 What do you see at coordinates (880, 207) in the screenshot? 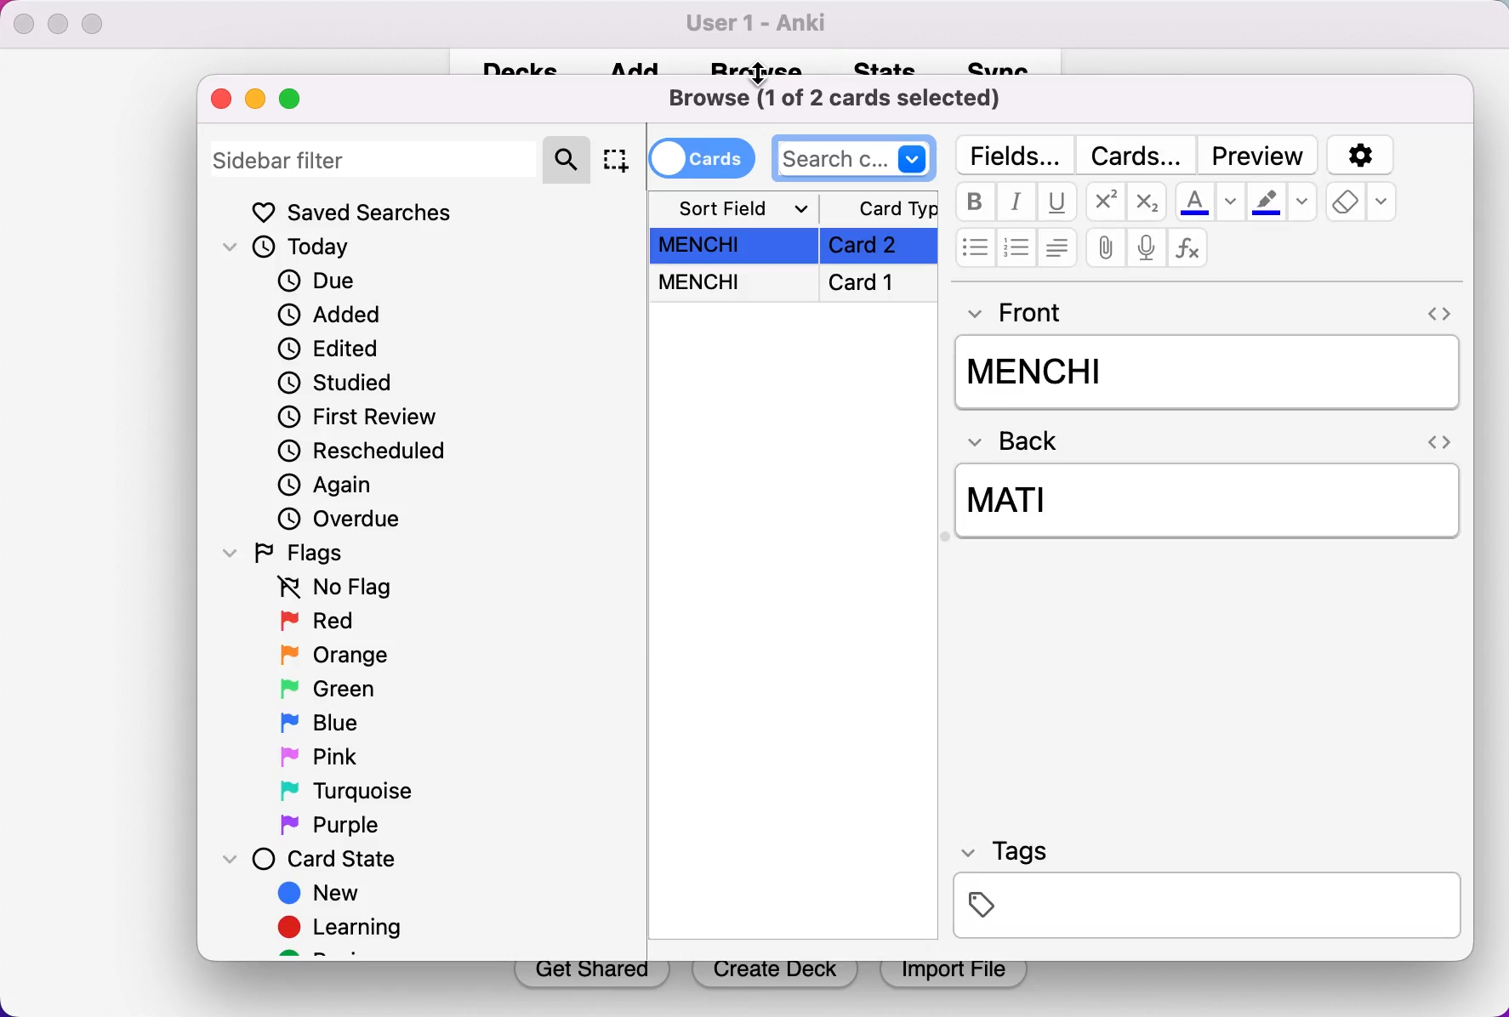
I see `card type` at bounding box center [880, 207].